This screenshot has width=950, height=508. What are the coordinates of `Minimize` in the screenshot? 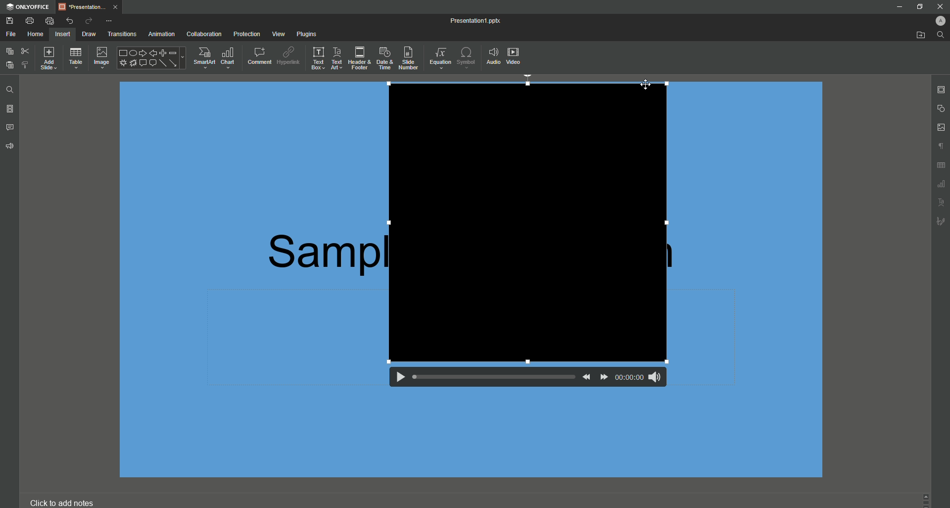 It's located at (899, 6).